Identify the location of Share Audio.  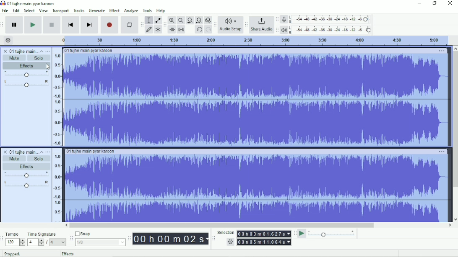
(261, 25).